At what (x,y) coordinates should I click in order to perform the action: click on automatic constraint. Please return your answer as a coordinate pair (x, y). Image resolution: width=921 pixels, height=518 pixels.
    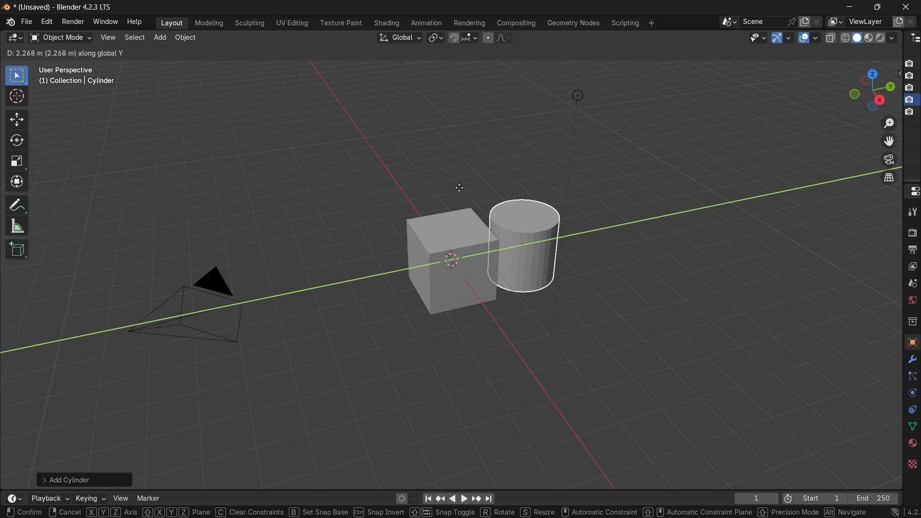
    Looking at the image, I should click on (597, 511).